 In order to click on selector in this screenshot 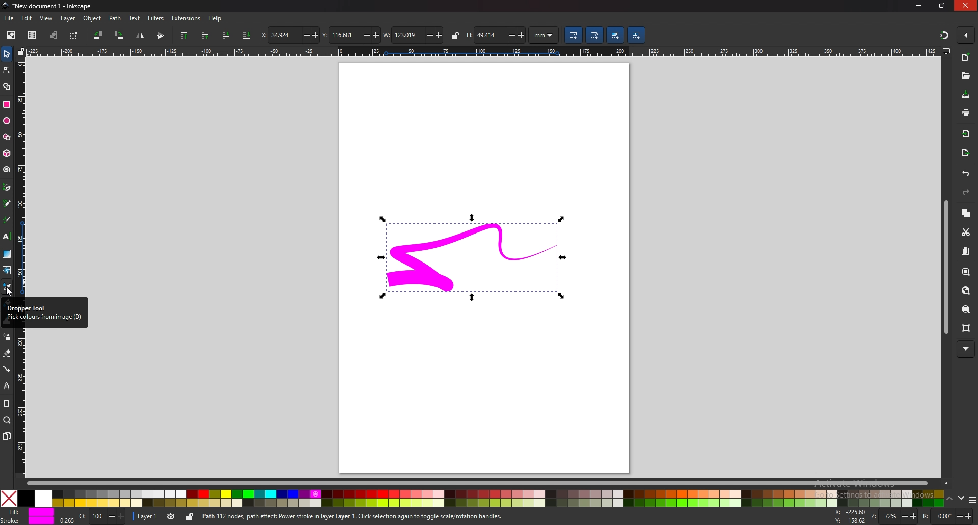, I will do `click(7, 53)`.